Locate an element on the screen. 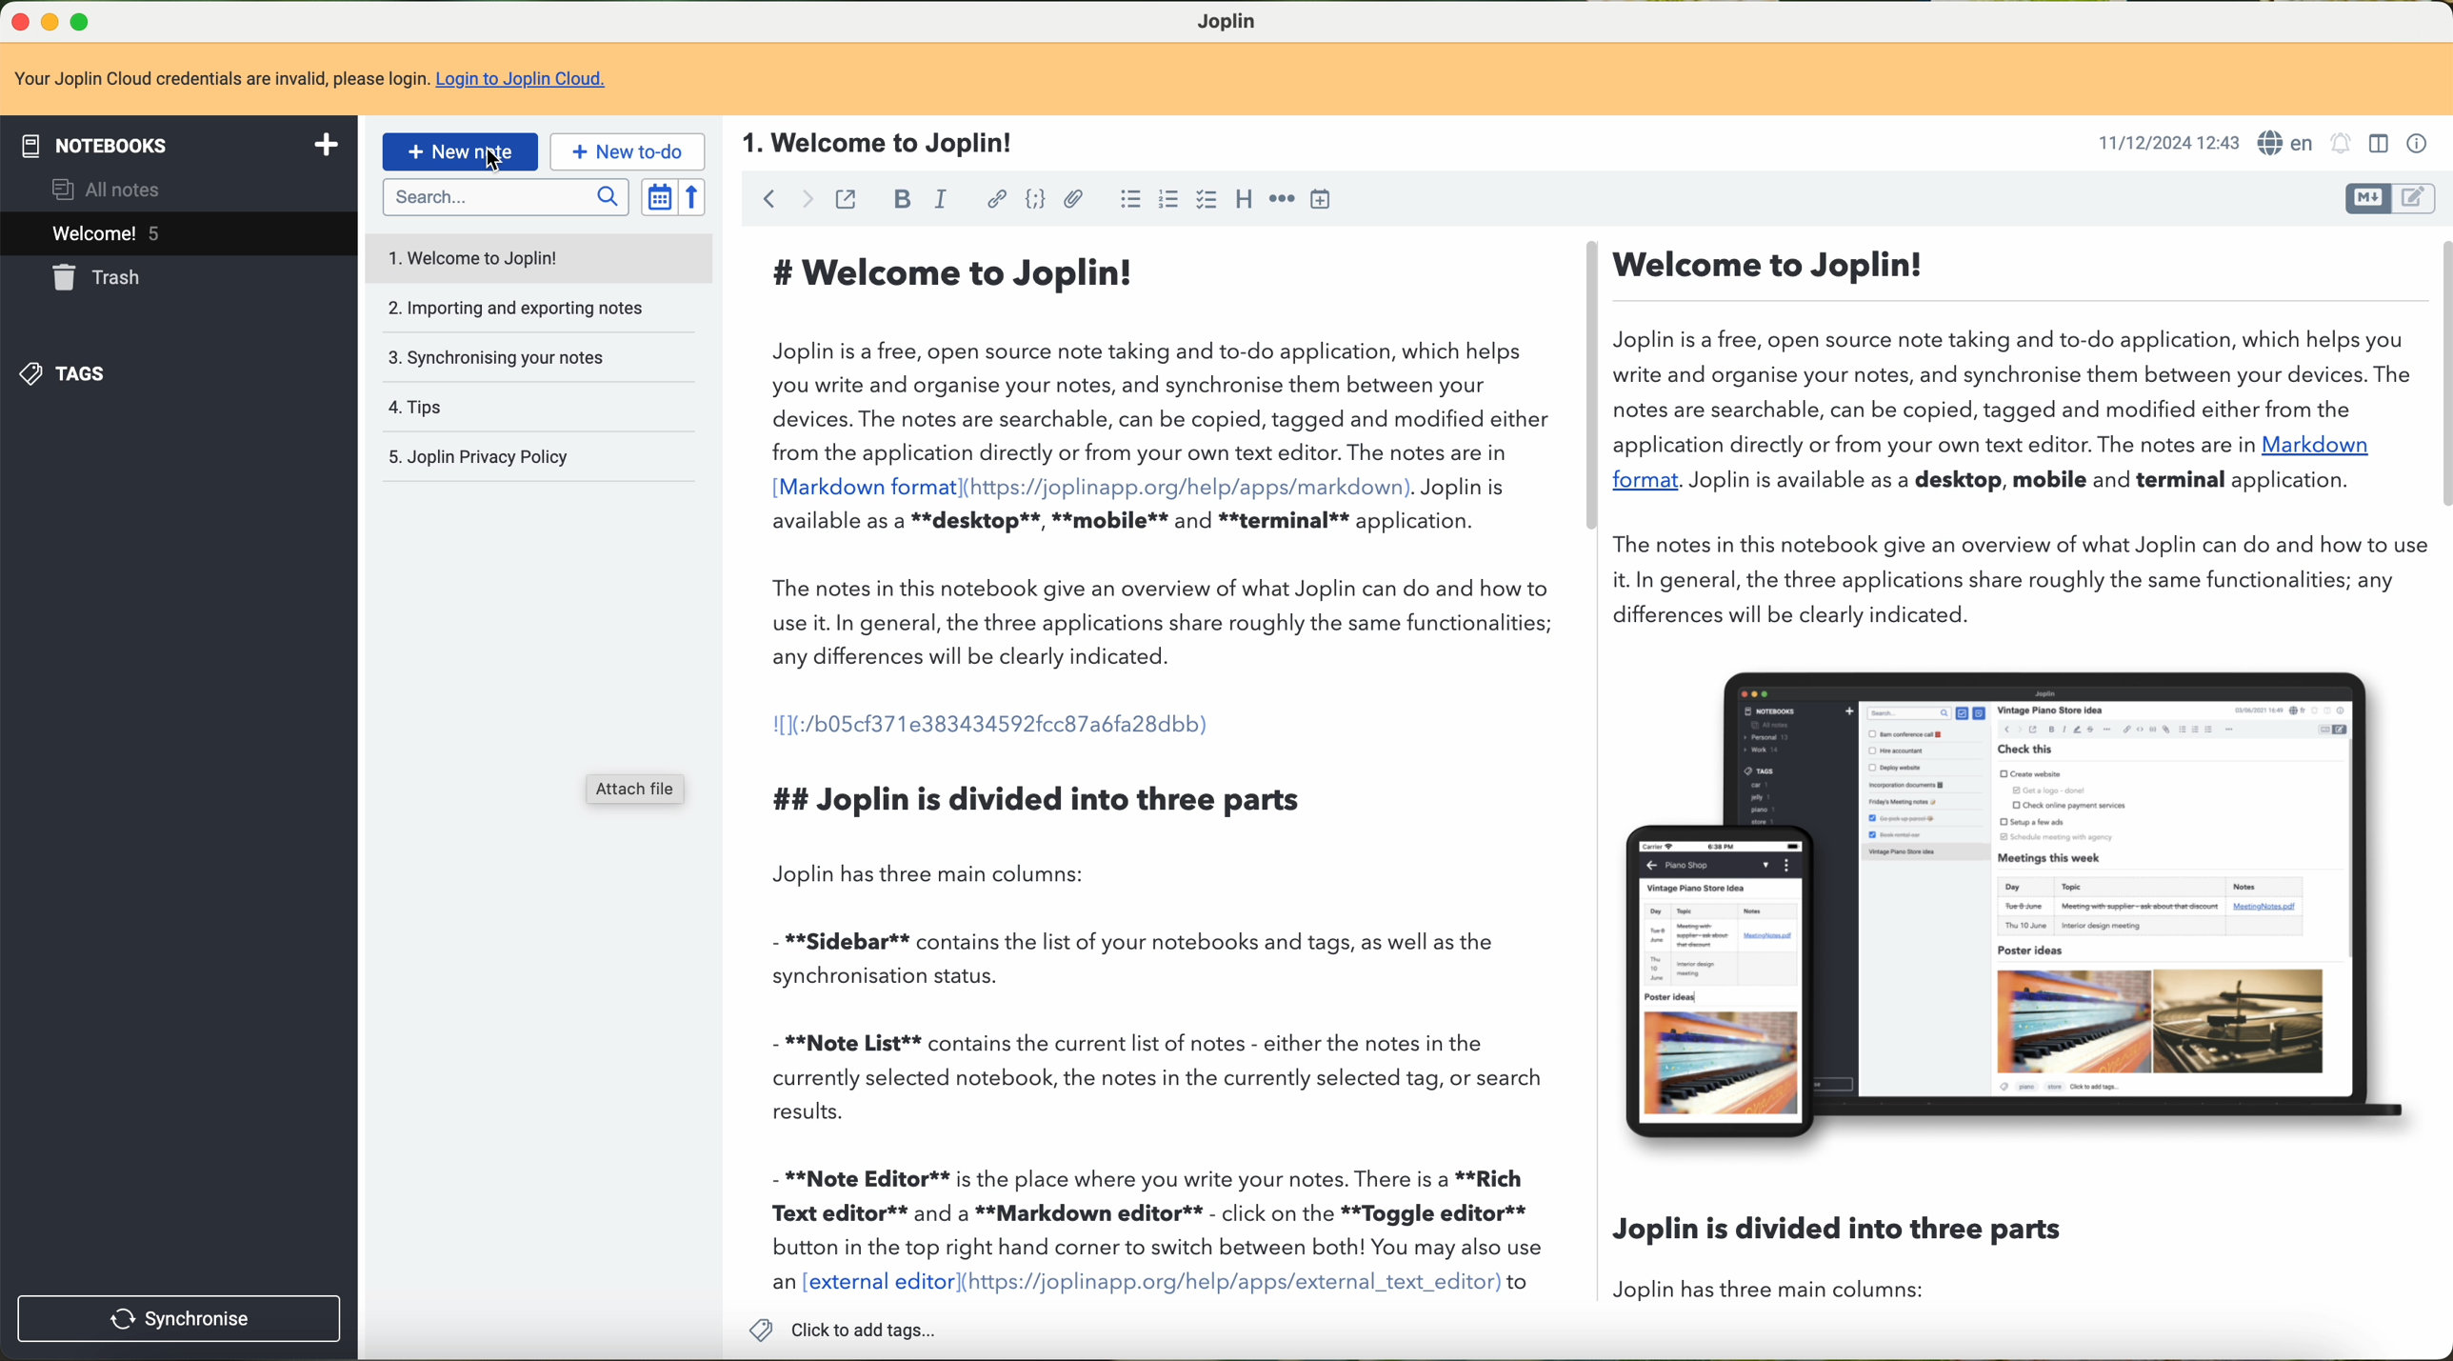  language is located at coordinates (2287, 143).